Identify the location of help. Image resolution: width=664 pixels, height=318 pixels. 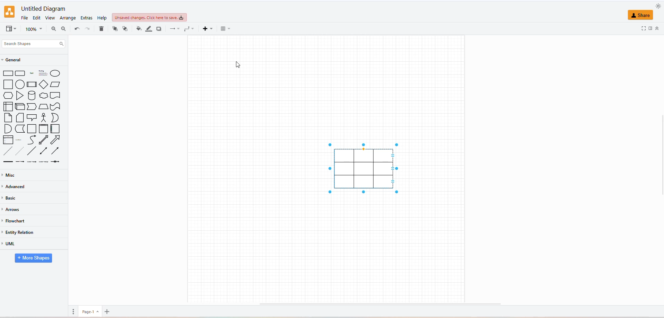
(101, 17).